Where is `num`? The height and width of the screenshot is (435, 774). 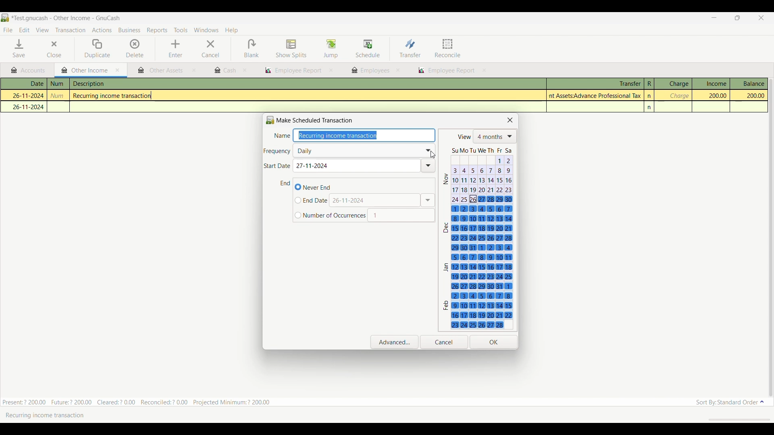
num is located at coordinates (58, 84).